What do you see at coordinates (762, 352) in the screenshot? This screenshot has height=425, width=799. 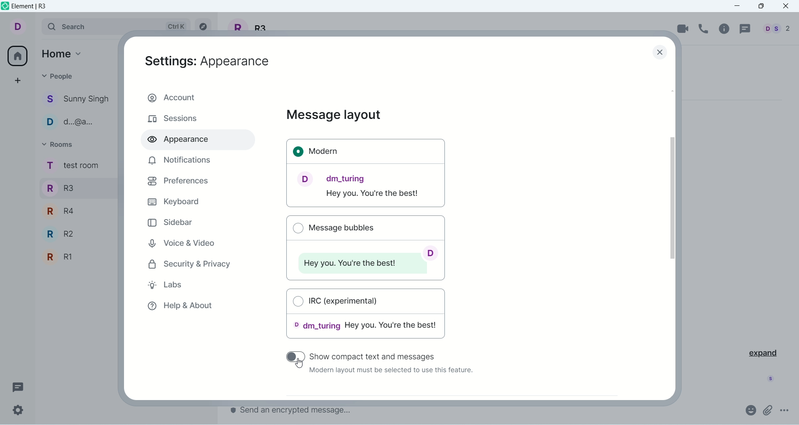 I see `expand` at bounding box center [762, 352].